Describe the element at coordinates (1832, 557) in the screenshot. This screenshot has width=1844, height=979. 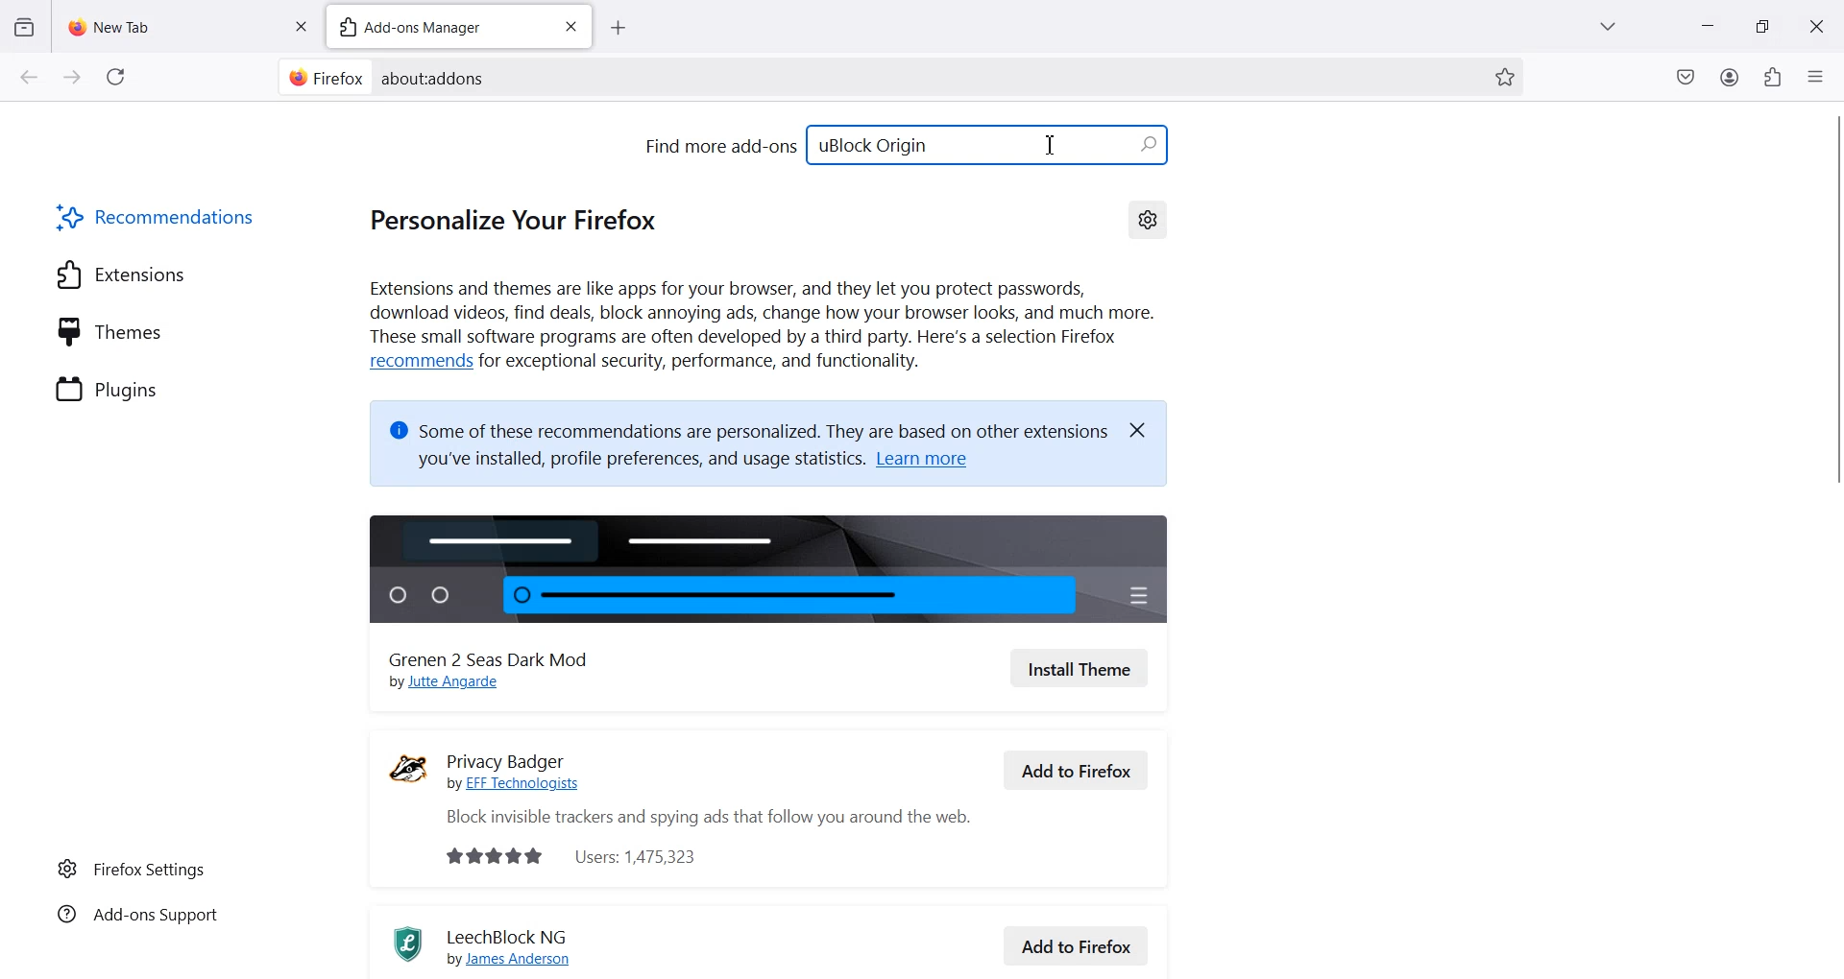
I see `Vertical scroll bar` at that location.